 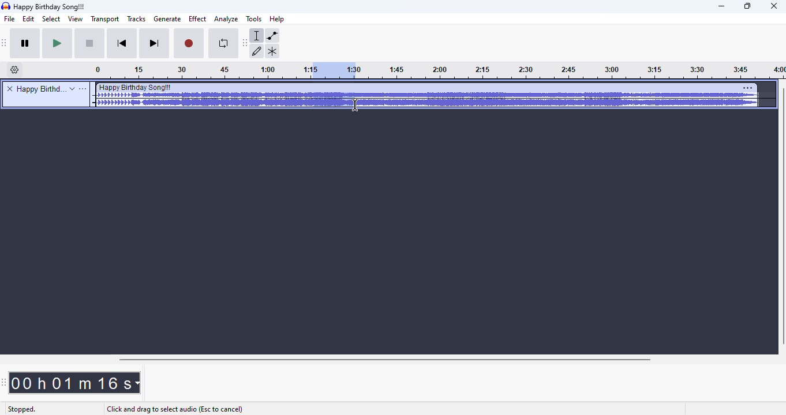 What do you see at coordinates (222, 44) in the screenshot?
I see `enable looping` at bounding box center [222, 44].